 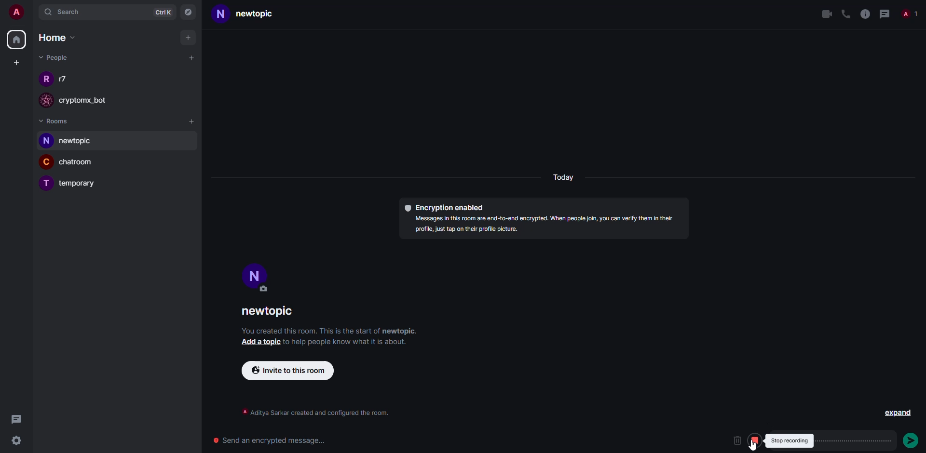 I want to click on info, so click(x=330, y=331).